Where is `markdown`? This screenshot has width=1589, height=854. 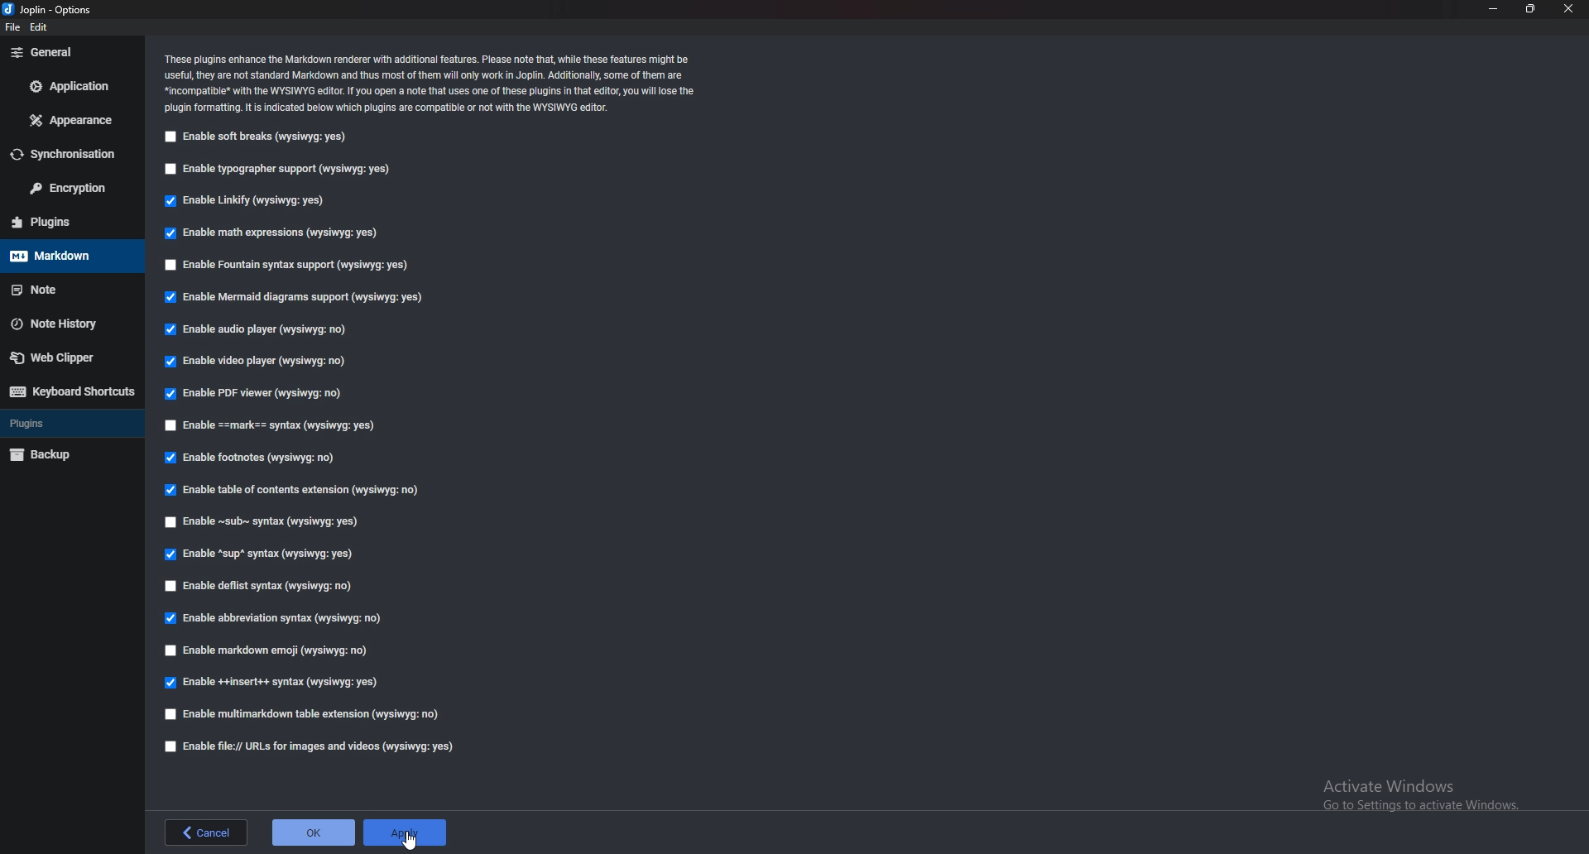 markdown is located at coordinates (70, 256).